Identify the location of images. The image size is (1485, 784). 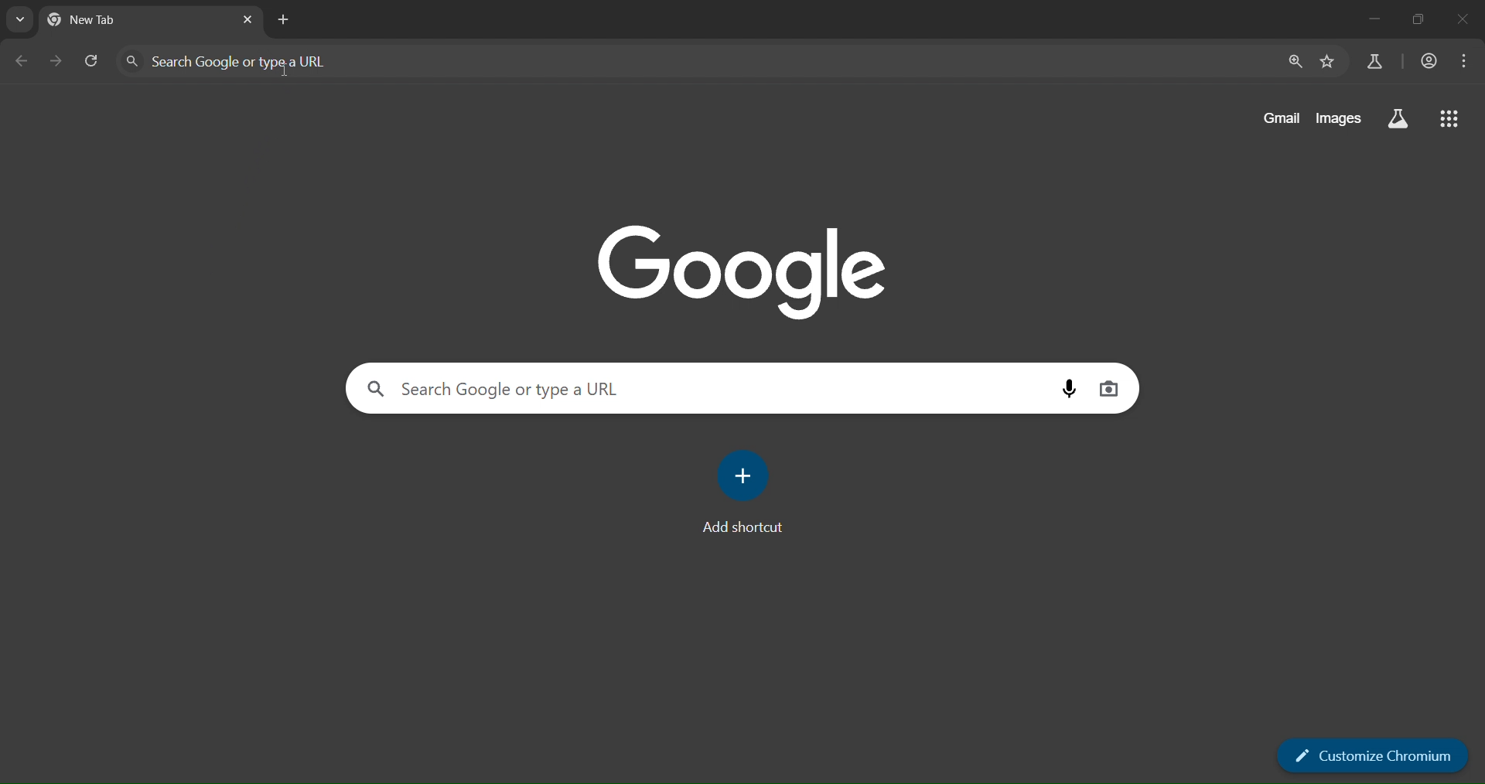
(1338, 121).